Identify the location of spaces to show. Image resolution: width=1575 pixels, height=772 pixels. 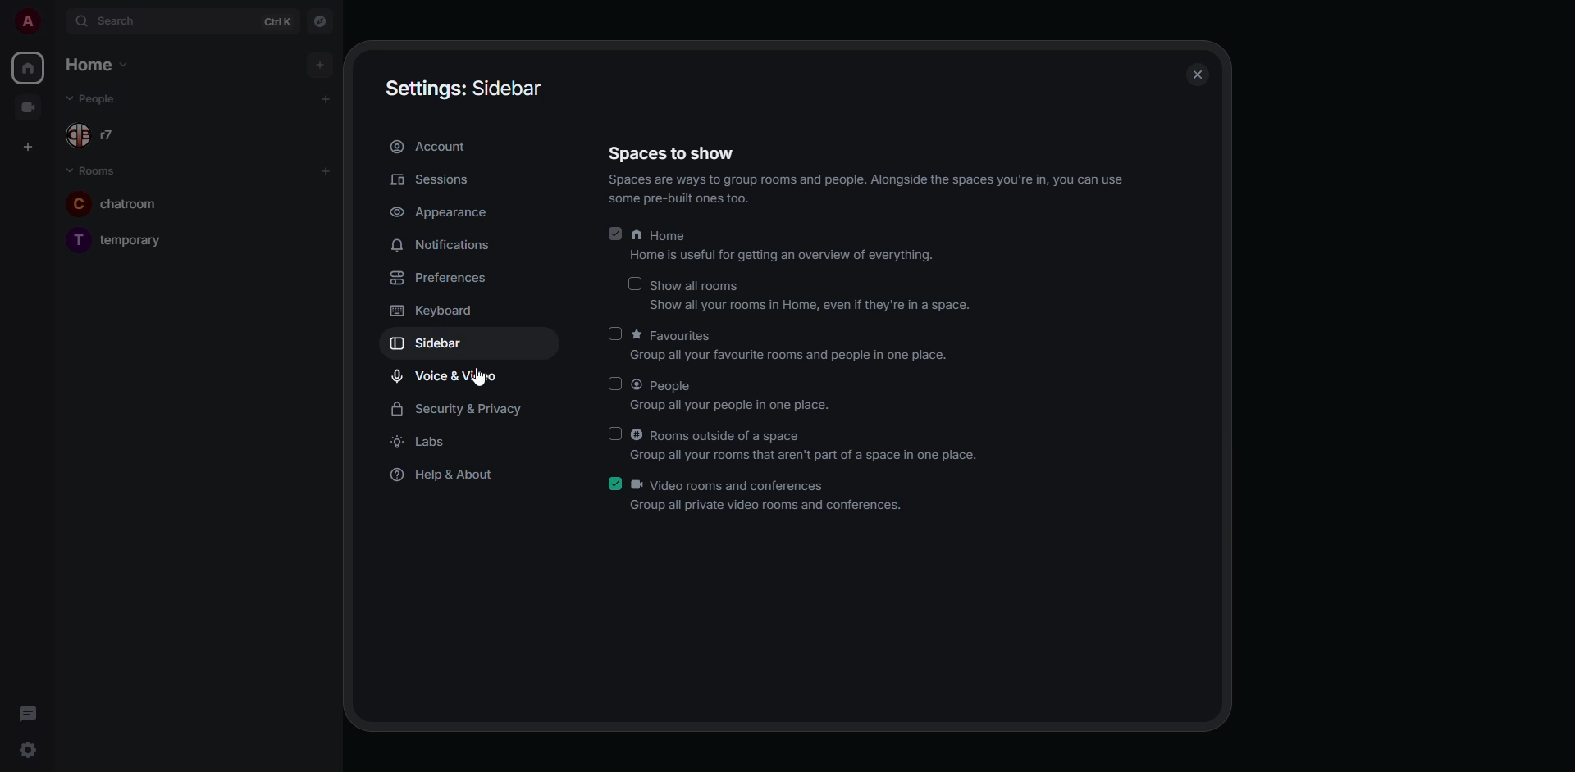
(869, 170).